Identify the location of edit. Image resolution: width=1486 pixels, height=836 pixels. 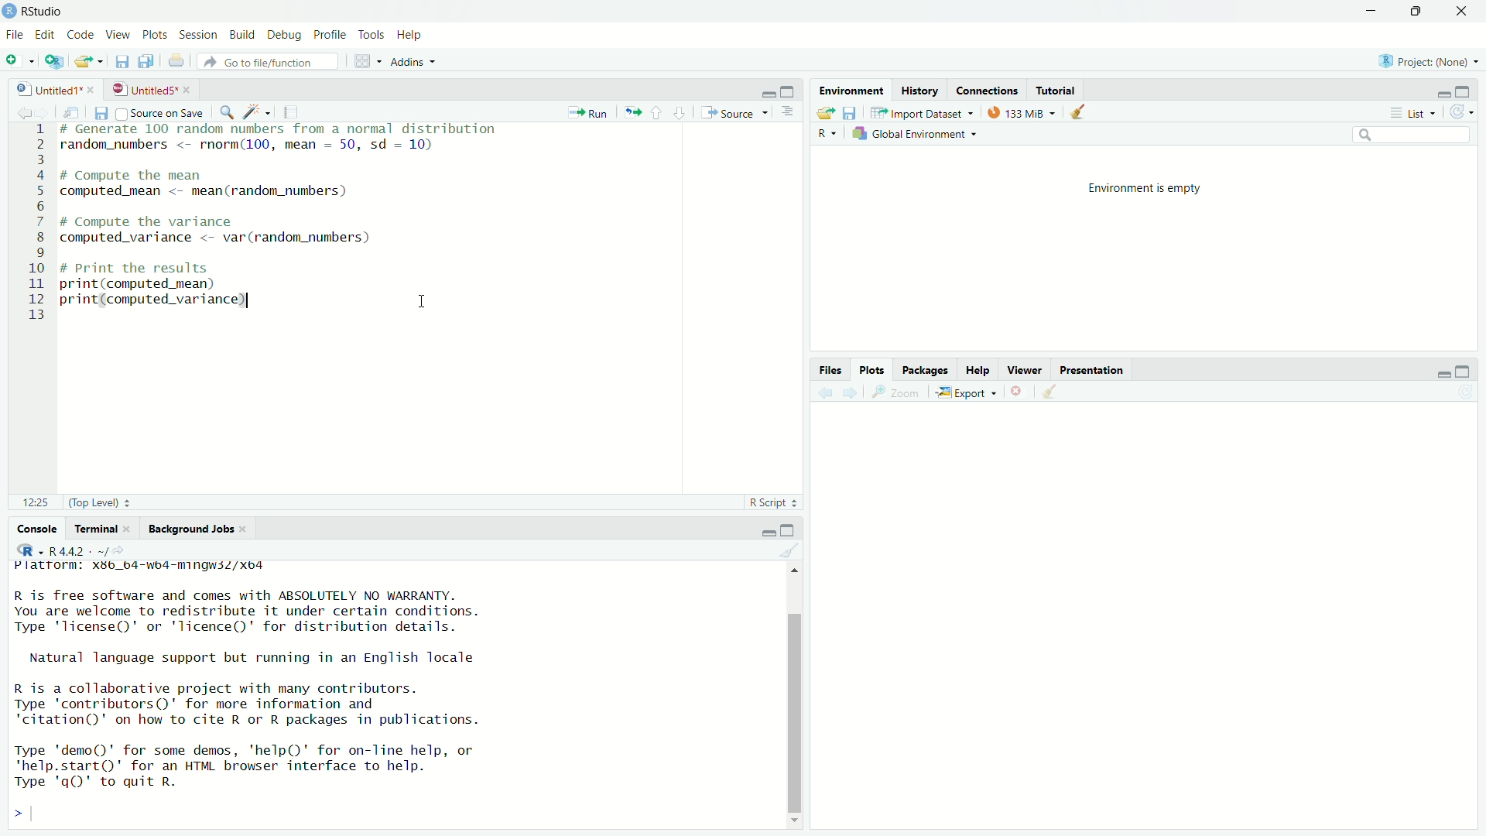
(44, 36).